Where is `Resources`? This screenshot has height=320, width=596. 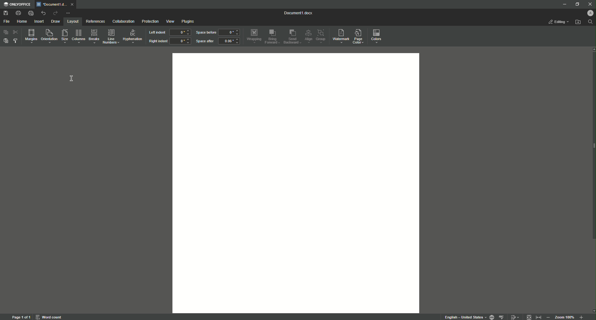 Resources is located at coordinates (95, 21).